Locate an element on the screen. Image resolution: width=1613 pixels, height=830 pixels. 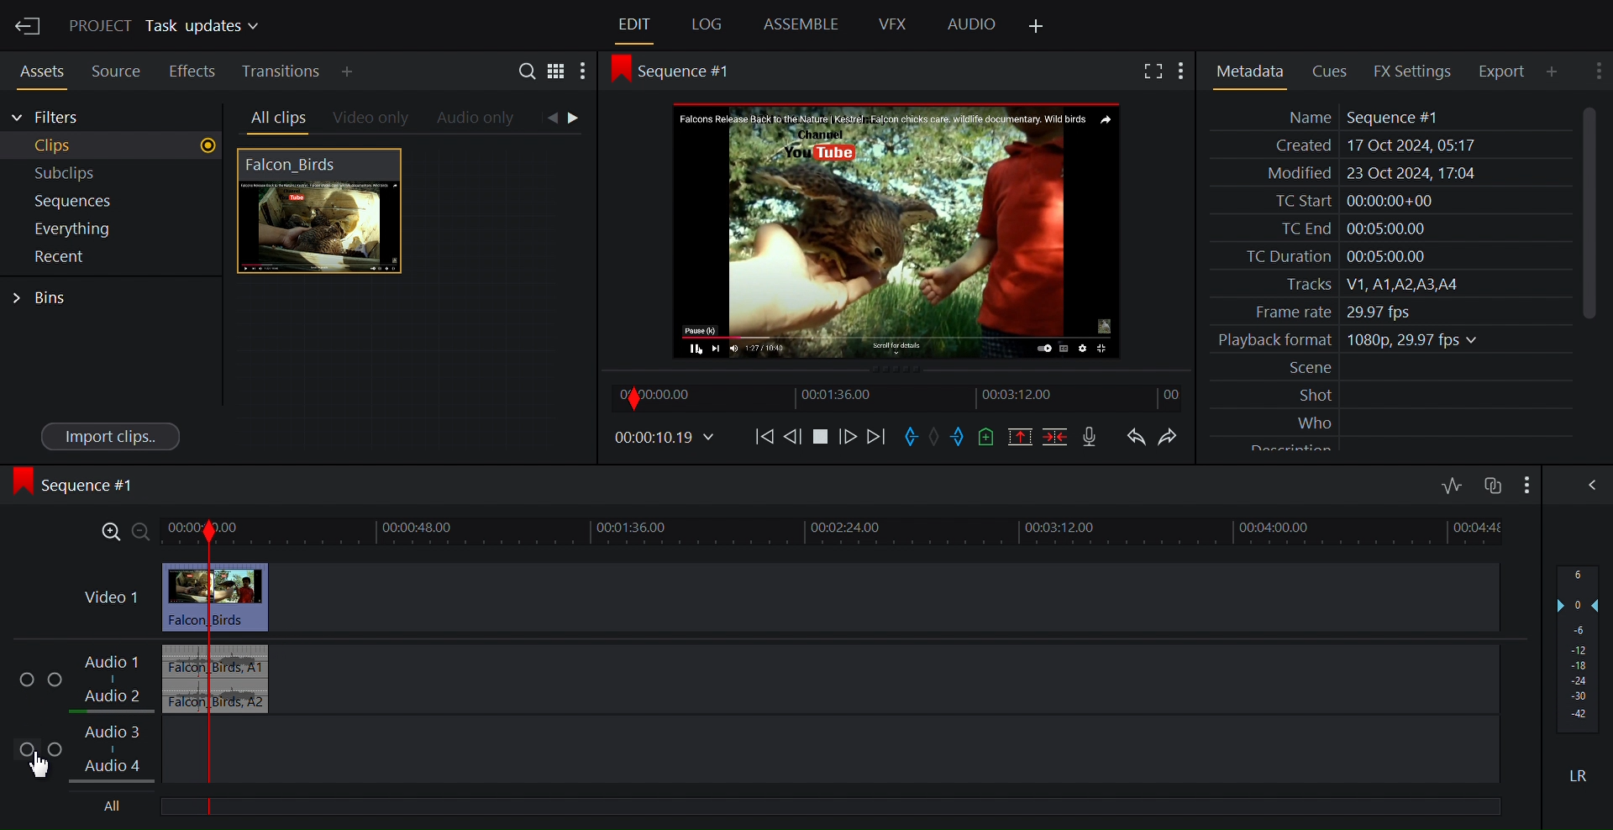
Timeline Indicator is located at coordinates (199, 670).